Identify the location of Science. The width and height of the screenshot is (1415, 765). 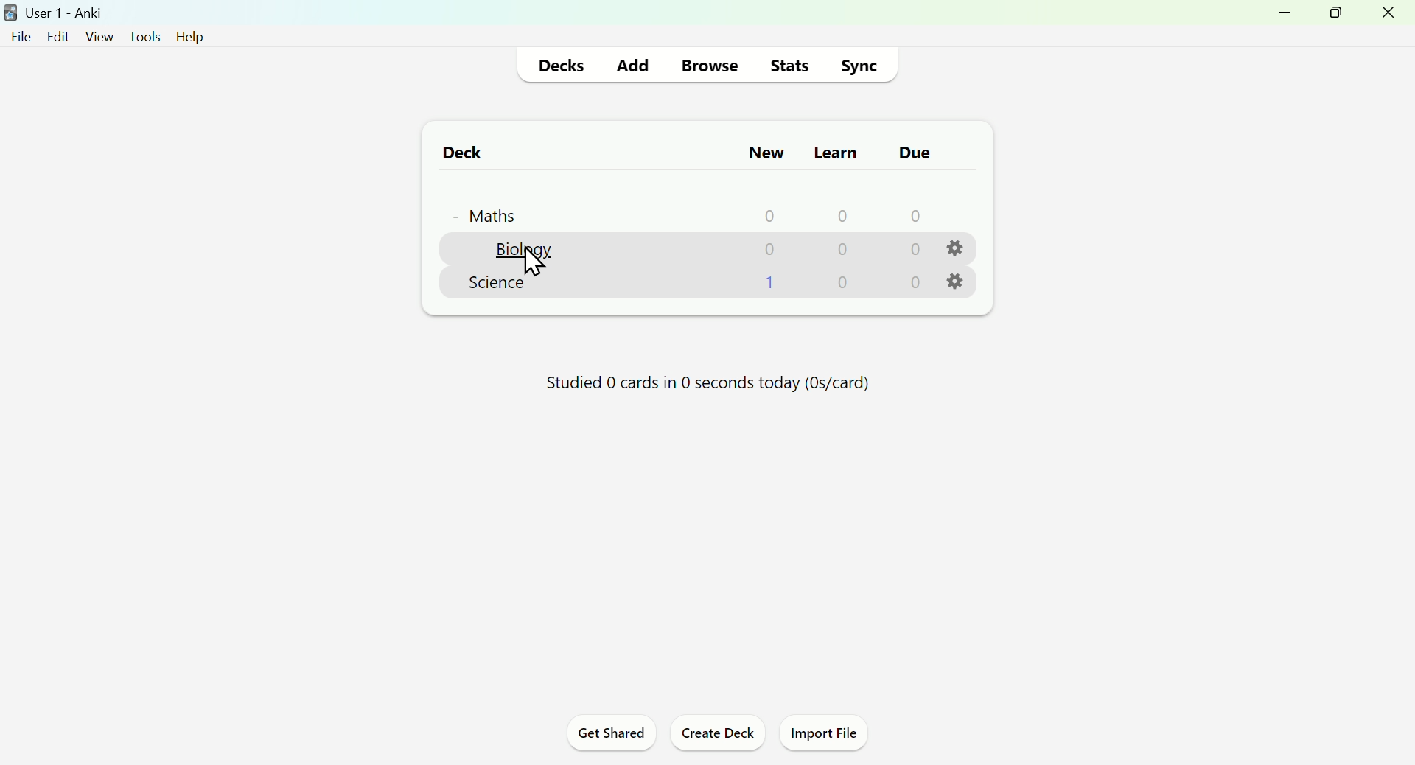
(500, 284).